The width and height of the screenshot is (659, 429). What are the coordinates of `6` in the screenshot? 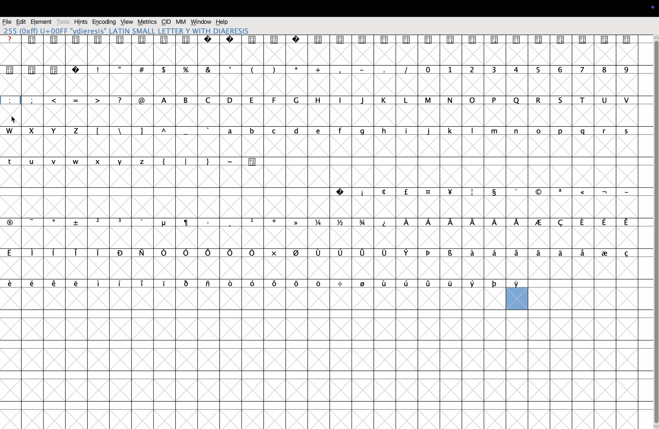 It's located at (558, 79).